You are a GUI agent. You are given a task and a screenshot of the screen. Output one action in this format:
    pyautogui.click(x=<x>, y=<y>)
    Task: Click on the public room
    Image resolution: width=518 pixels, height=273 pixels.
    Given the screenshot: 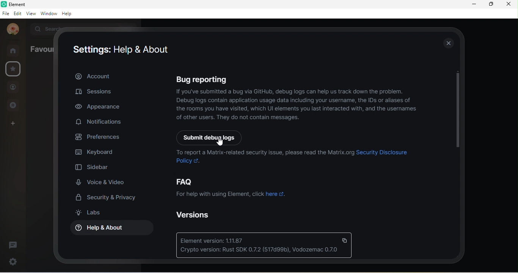 What is the action you would take?
    pyautogui.click(x=13, y=105)
    